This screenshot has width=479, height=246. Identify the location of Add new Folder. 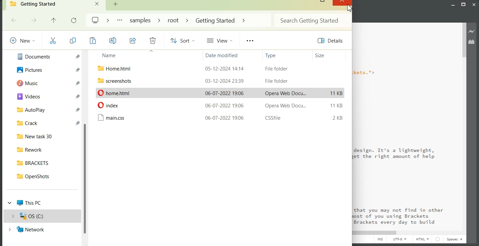
(115, 4).